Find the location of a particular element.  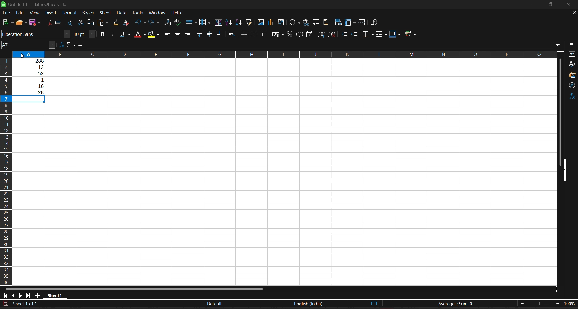

clear direct formatting is located at coordinates (128, 23).